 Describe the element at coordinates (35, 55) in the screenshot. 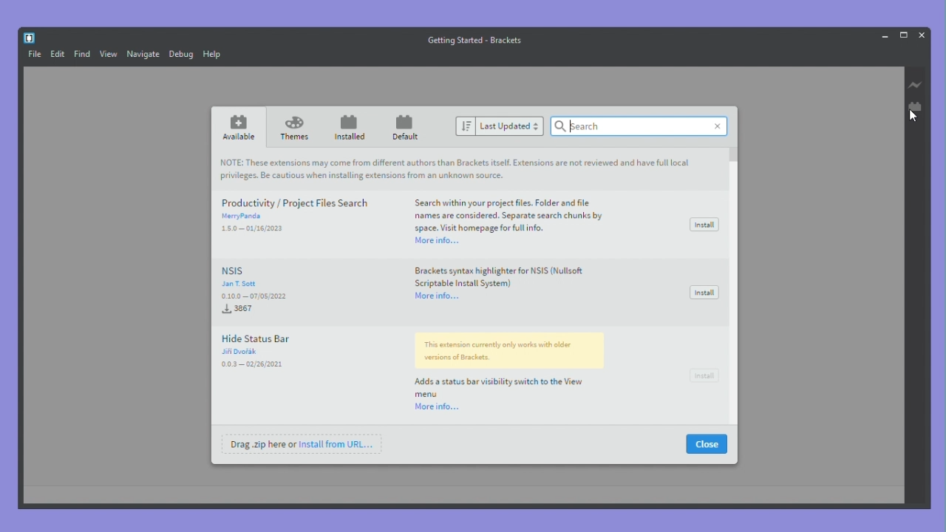

I see `` at that location.